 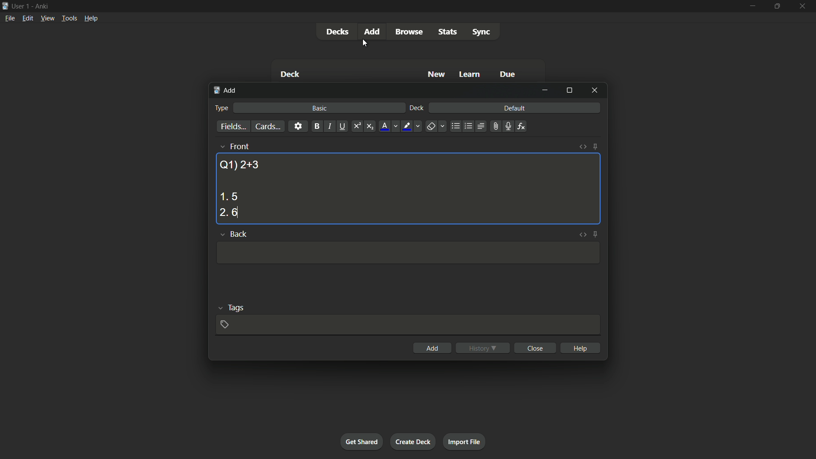 What do you see at coordinates (42, 5) in the screenshot?
I see `app name` at bounding box center [42, 5].